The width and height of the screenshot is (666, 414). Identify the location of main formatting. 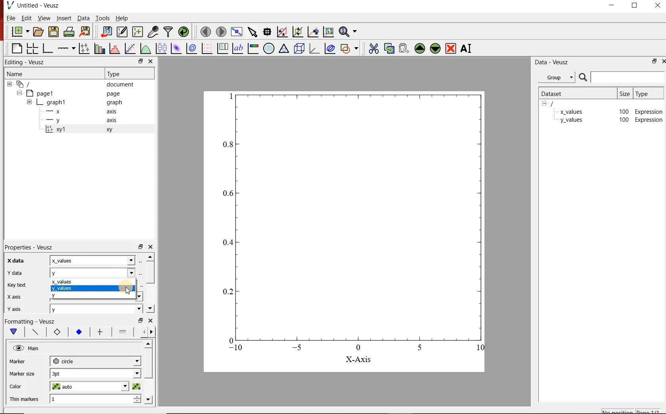
(14, 332).